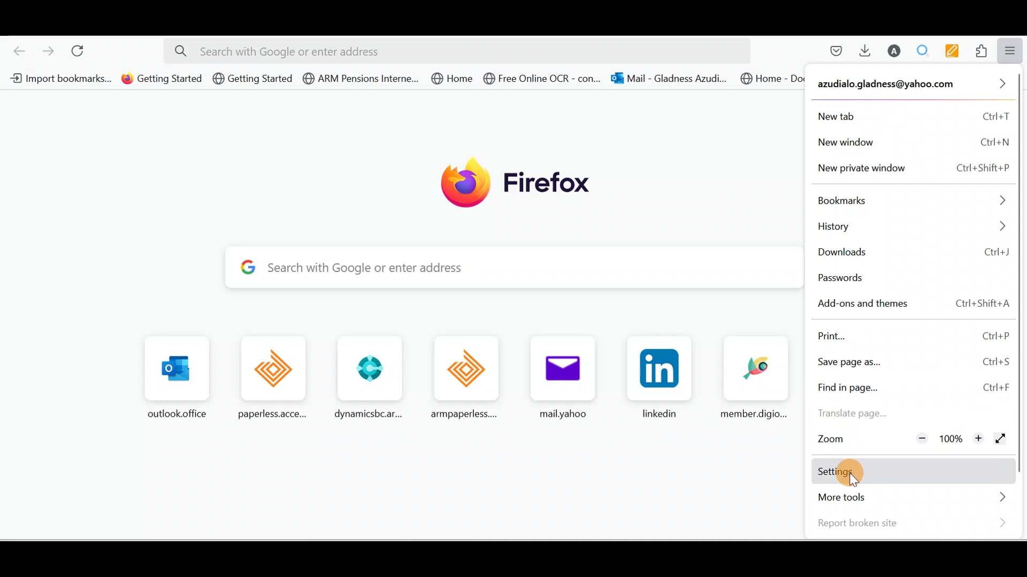 The height and width of the screenshot is (577, 1027). Describe the element at coordinates (252, 79) in the screenshot. I see `Bookmark 3` at that location.